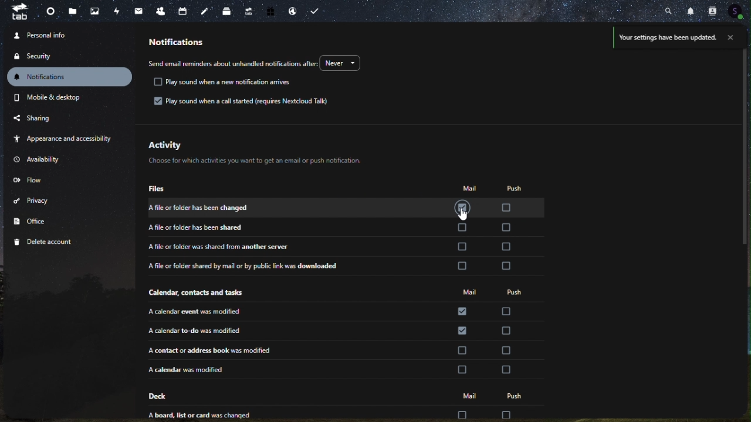 This screenshot has height=422, width=751. I want to click on free trial, so click(270, 11).